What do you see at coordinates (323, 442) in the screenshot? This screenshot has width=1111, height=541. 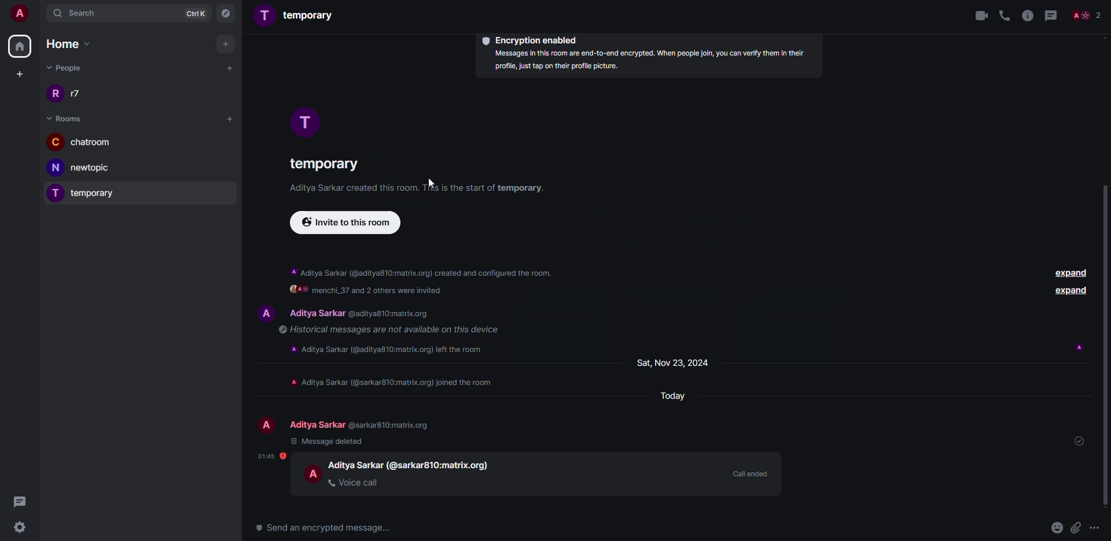 I see `message deleted` at bounding box center [323, 442].